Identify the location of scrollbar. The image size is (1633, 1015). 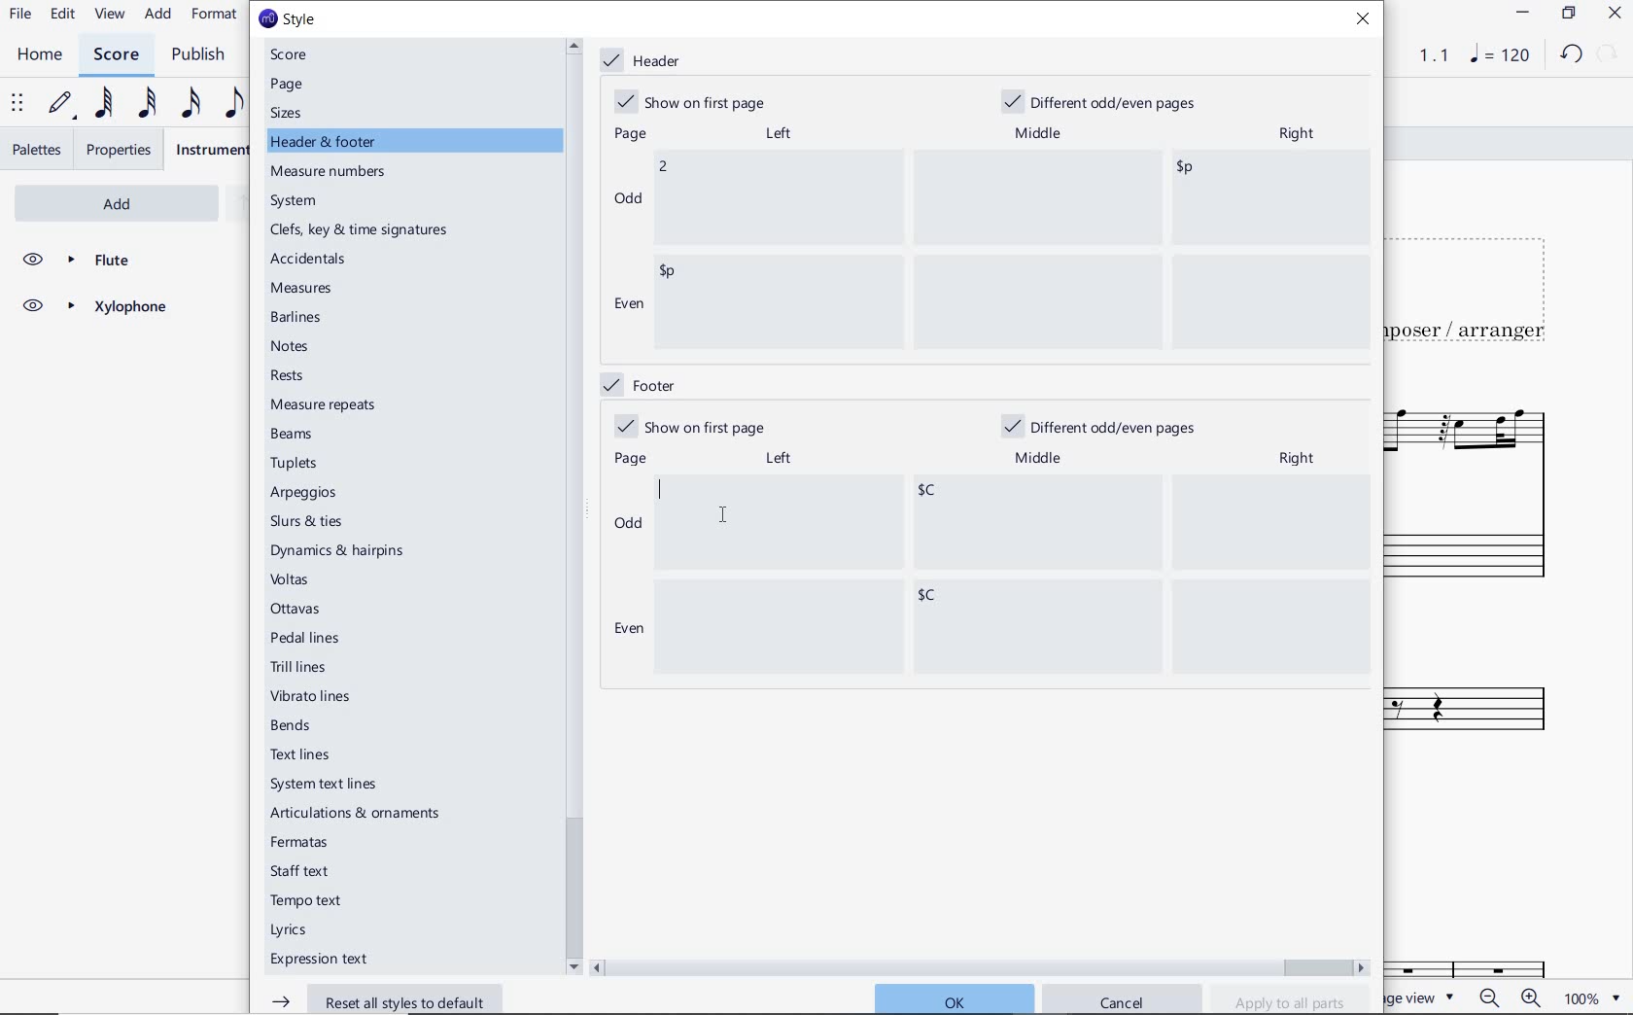
(981, 965).